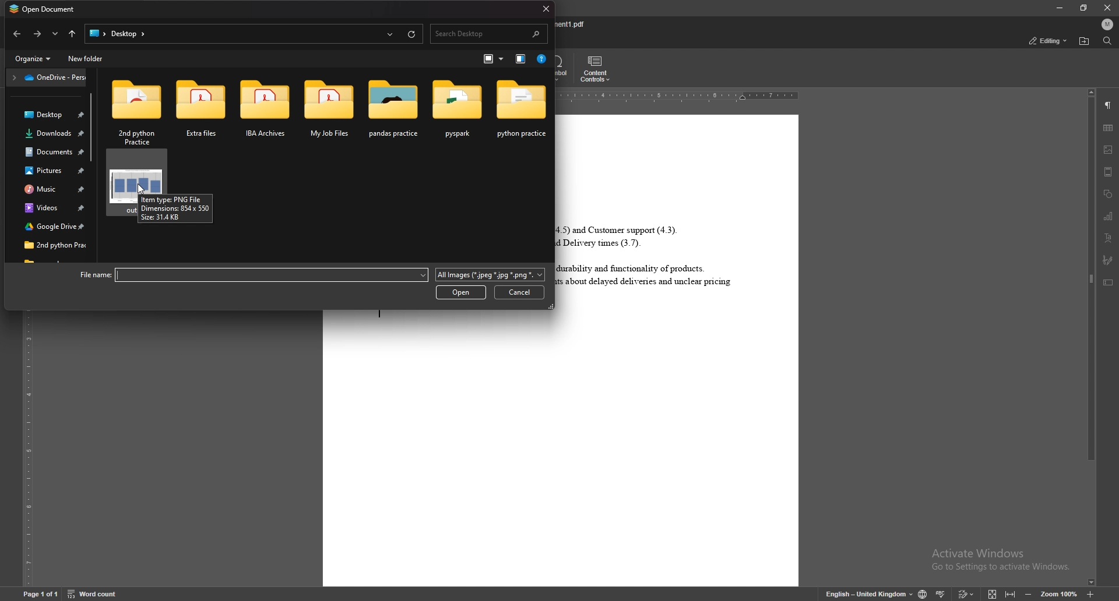 The width and height of the screenshot is (1119, 601). What do you see at coordinates (1109, 238) in the screenshot?
I see `text art` at bounding box center [1109, 238].